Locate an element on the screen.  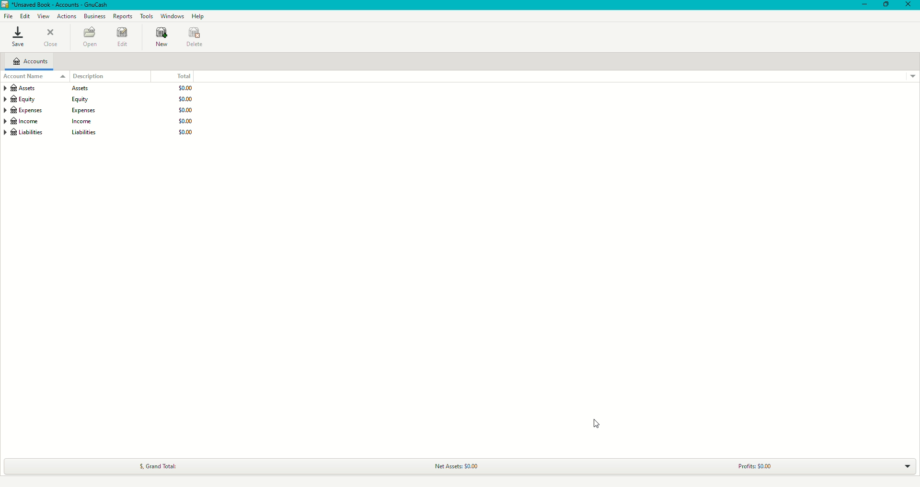
Open is located at coordinates (89, 37).